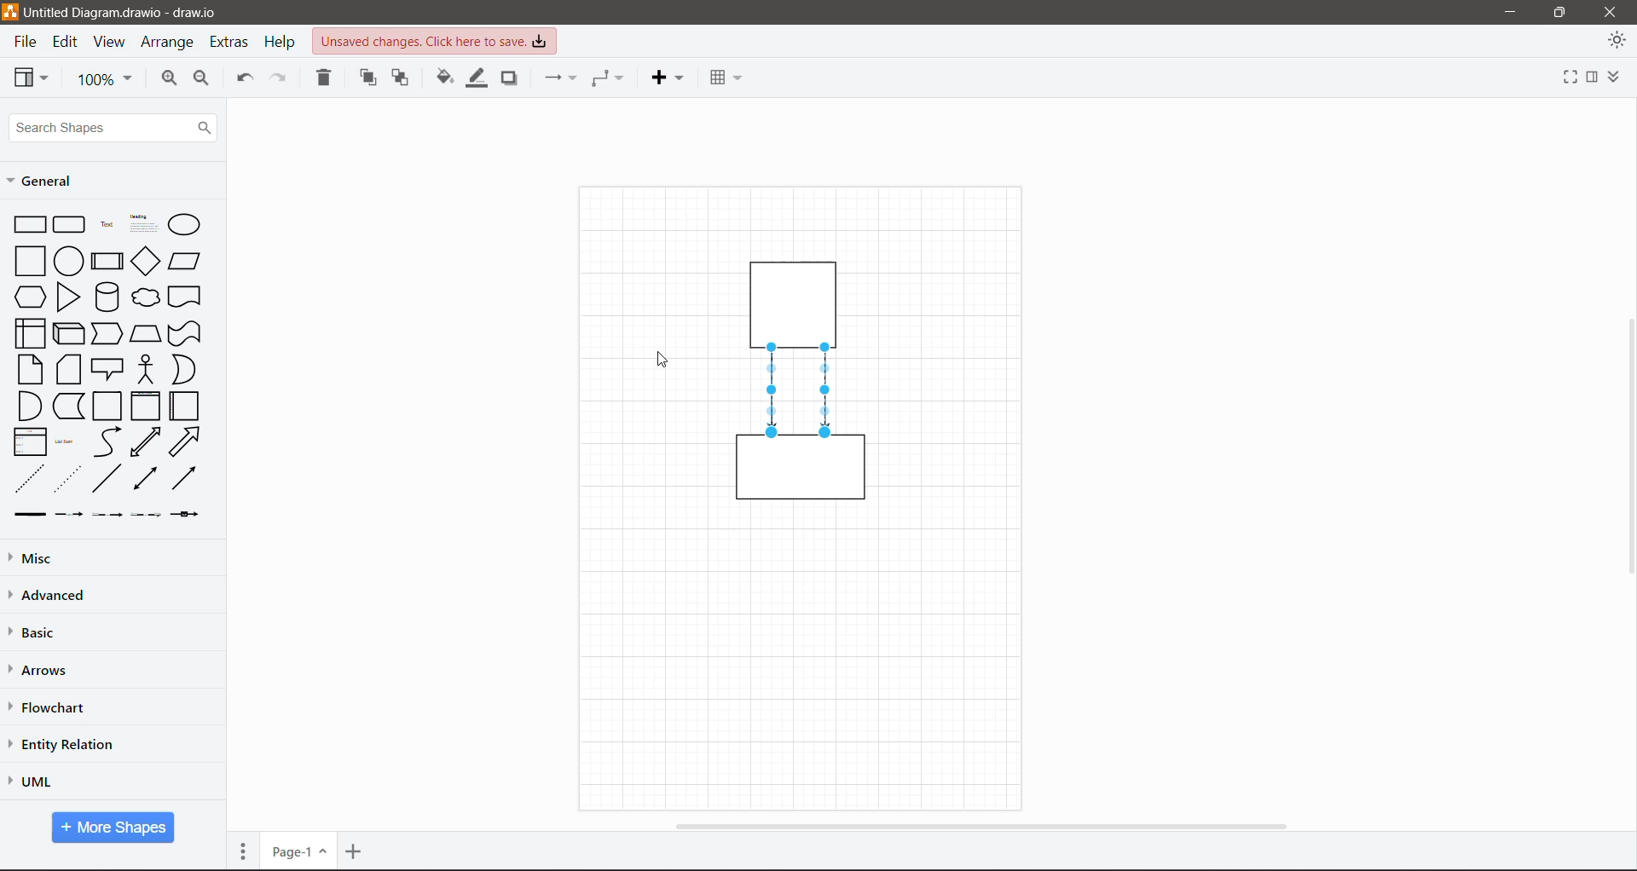 The height and width of the screenshot is (871, 1637). What do you see at coordinates (145, 368) in the screenshot?
I see `Actor` at bounding box center [145, 368].